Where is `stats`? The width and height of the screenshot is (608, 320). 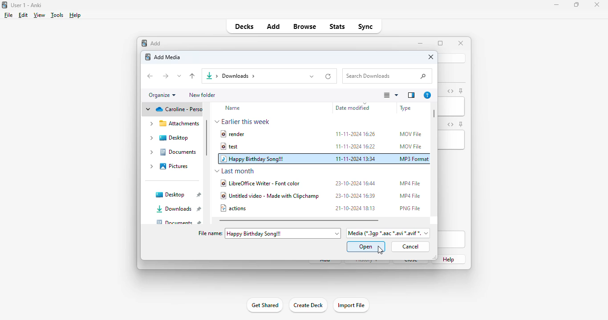
stats is located at coordinates (337, 27).